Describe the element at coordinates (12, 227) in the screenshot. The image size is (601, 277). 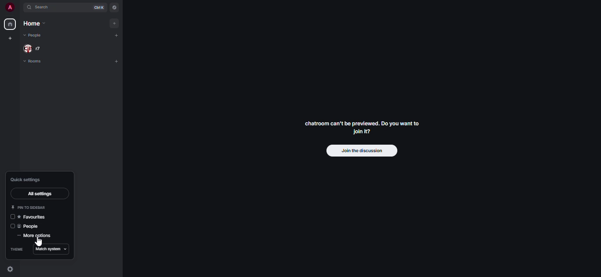
I see `click to enable` at that location.